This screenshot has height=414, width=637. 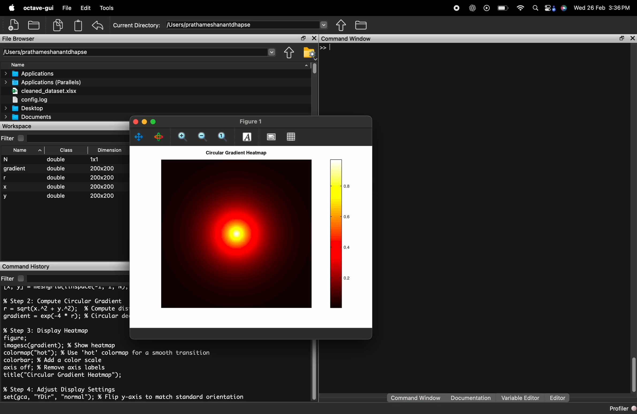 I want to click on copy, so click(x=58, y=25).